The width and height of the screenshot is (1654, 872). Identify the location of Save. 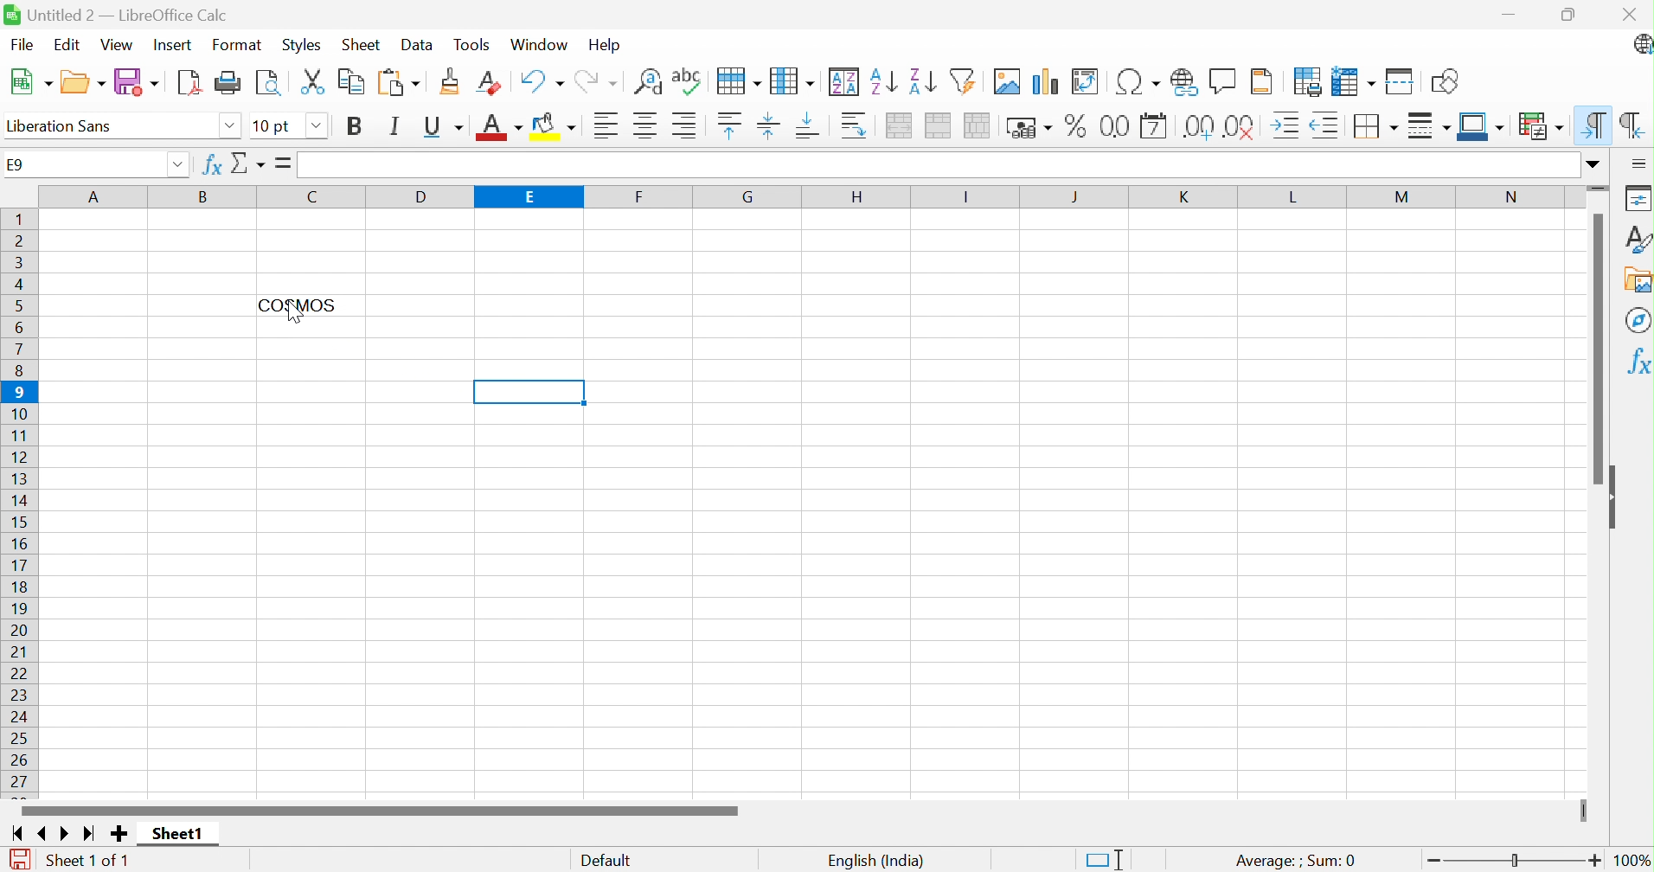
(138, 81).